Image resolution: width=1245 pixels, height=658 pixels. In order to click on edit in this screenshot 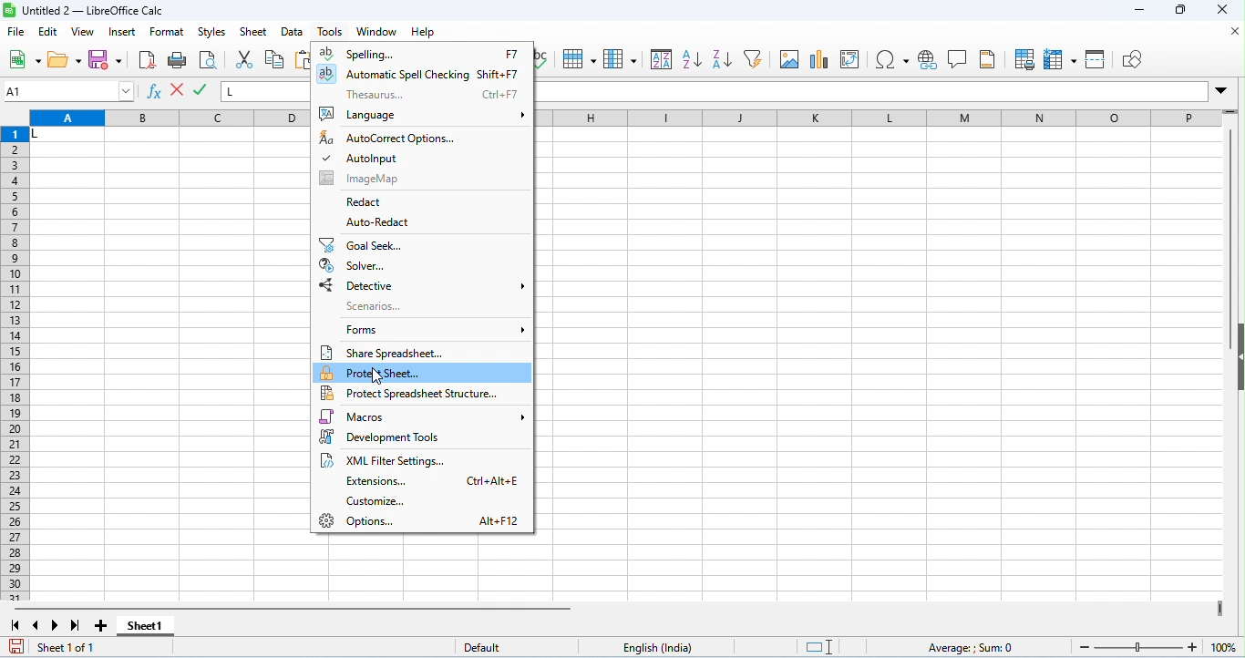, I will do `click(49, 33)`.